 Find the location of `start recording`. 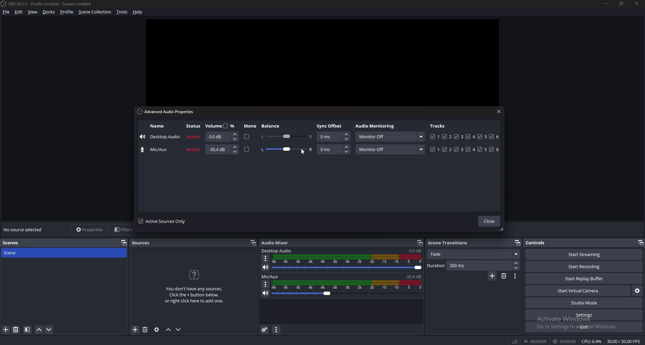

start recording is located at coordinates (585, 266).